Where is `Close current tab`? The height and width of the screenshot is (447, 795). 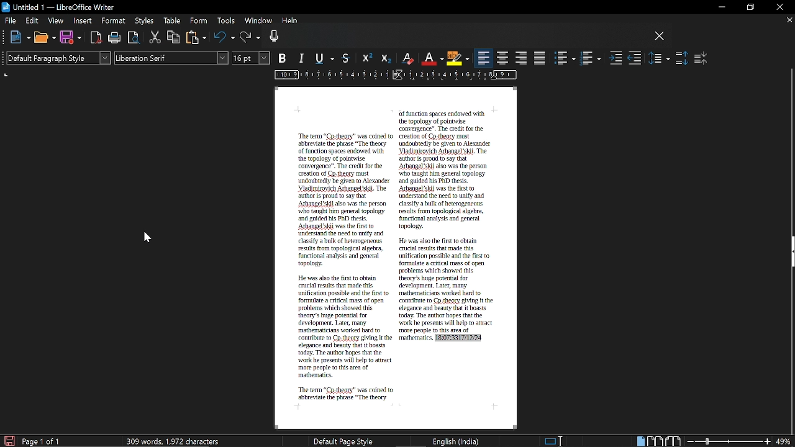 Close current tab is located at coordinates (789, 20).